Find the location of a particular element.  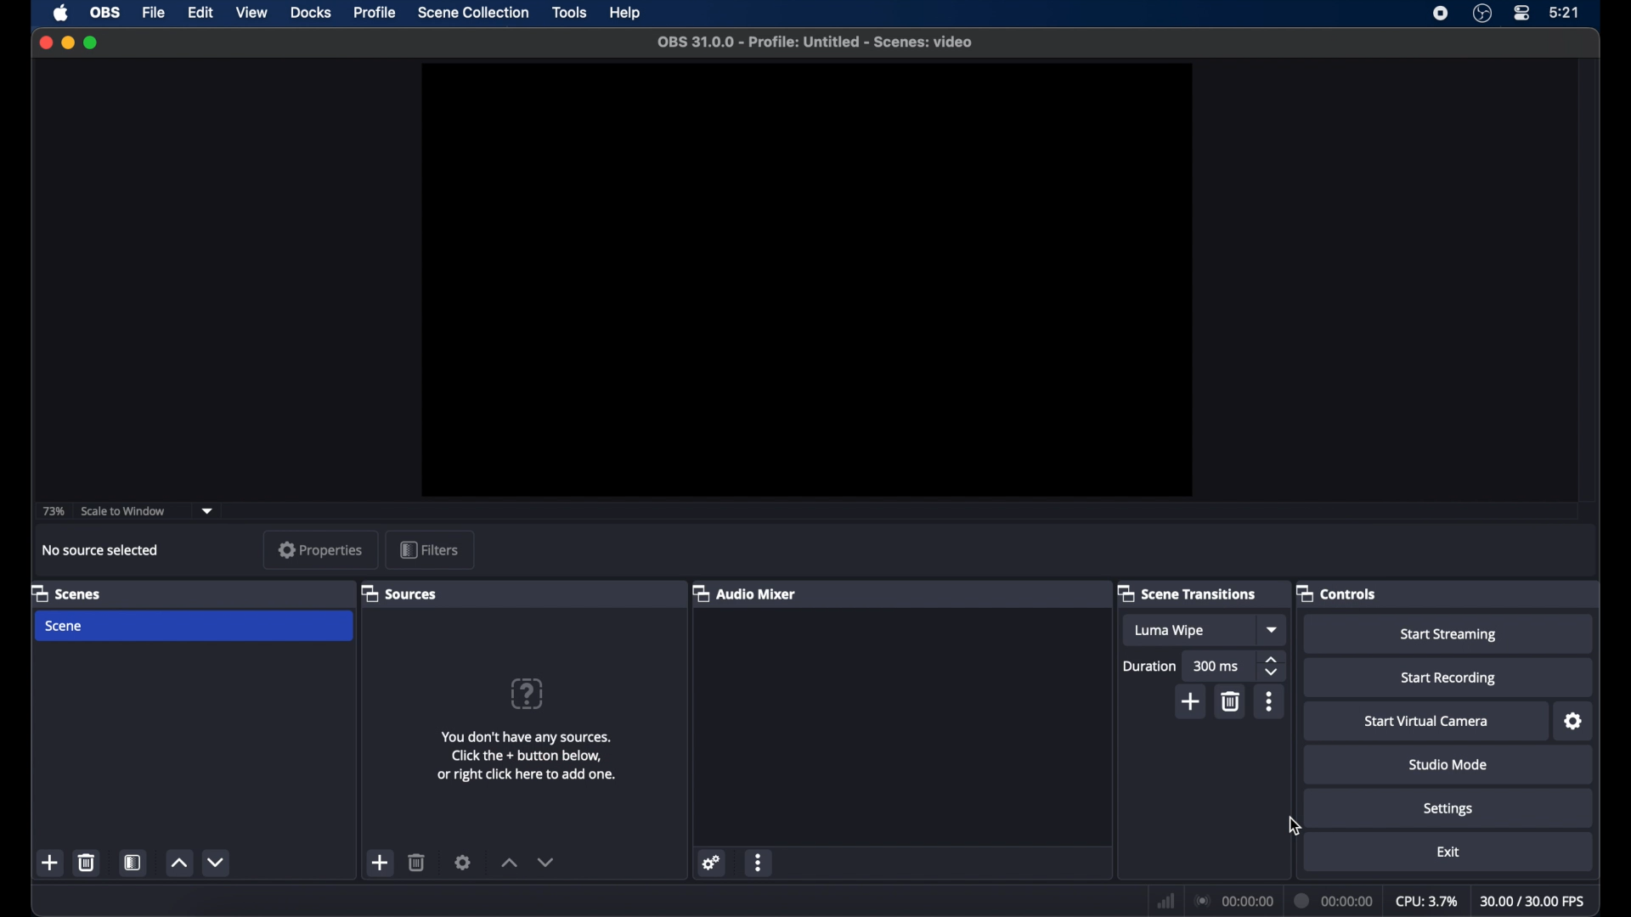

controls is located at coordinates (1336, 593).